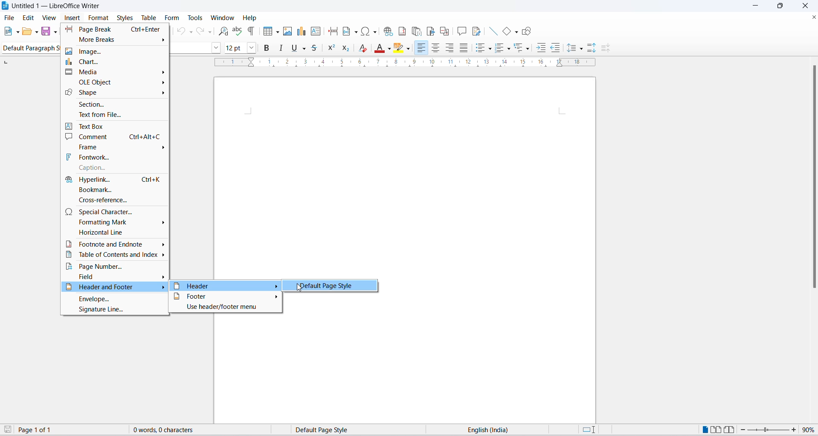  Describe the element at coordinates (171, 18) in the screenshot. I see `form` at that location.